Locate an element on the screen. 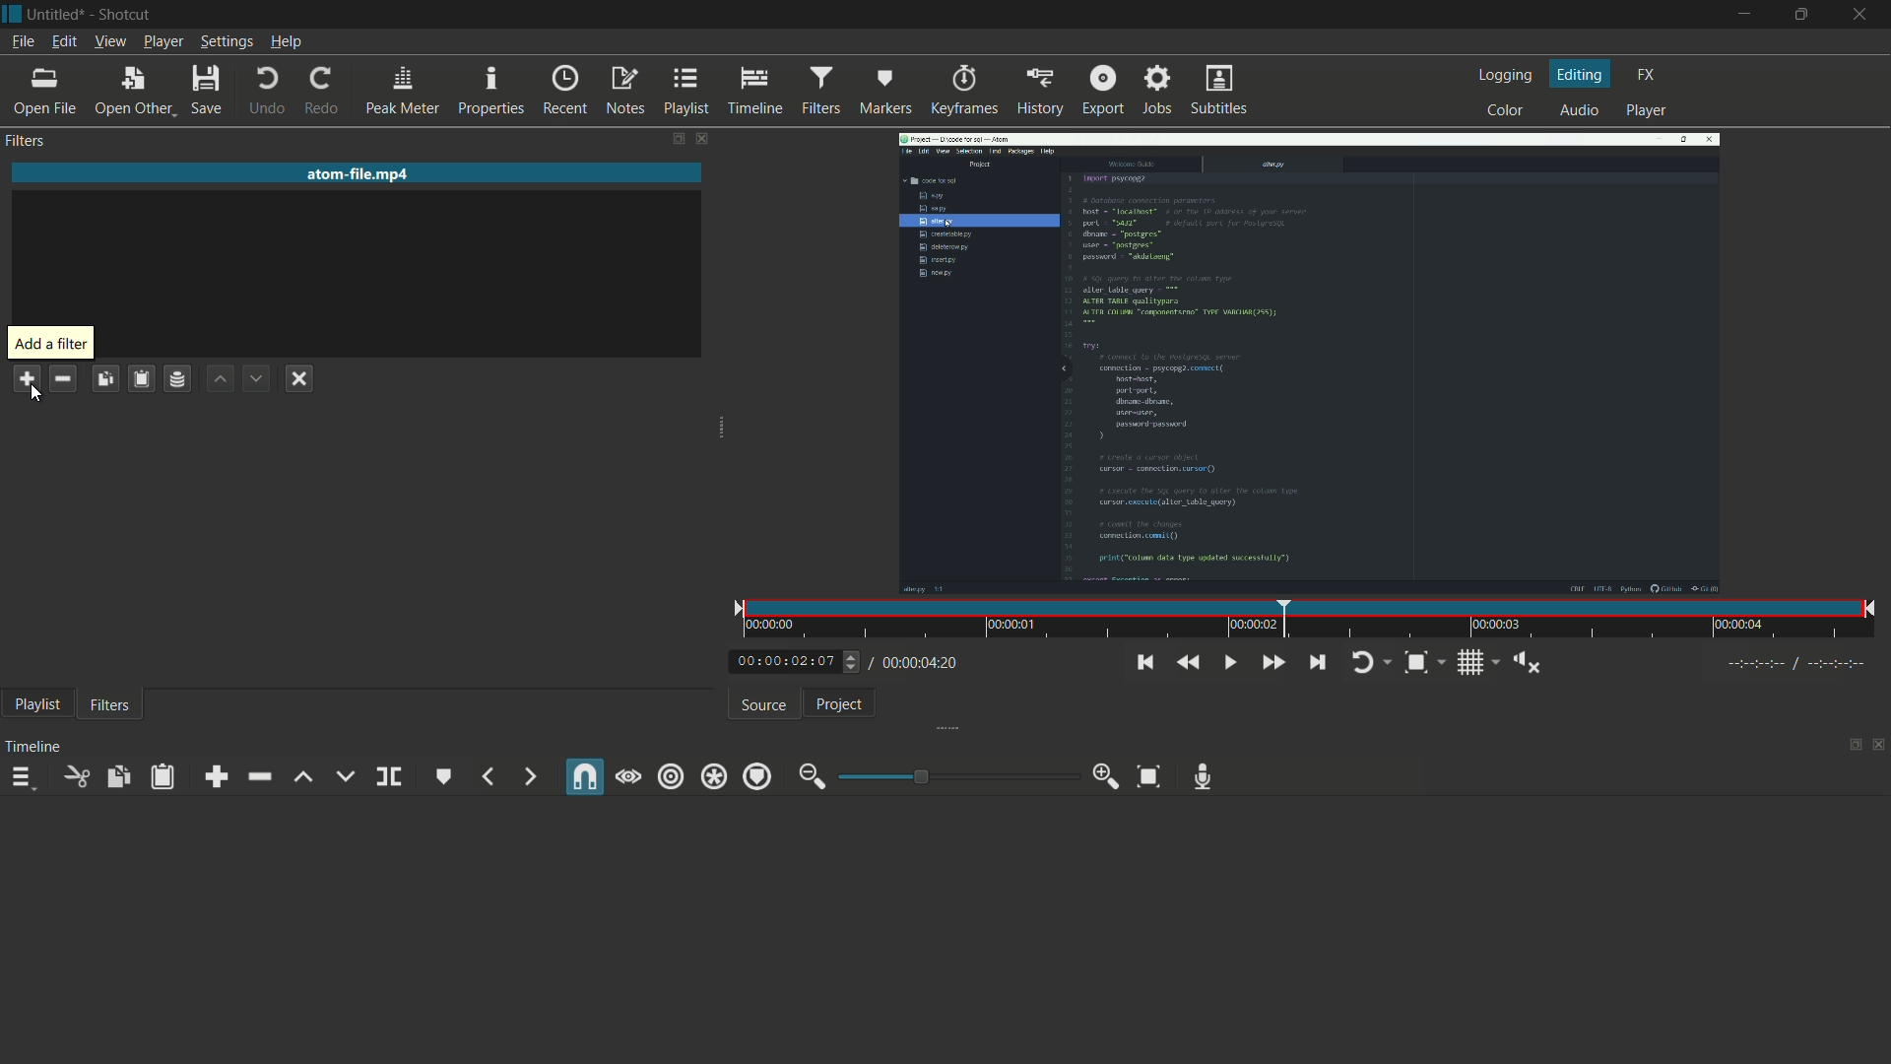 This screenshot has width=1891, height=1064. split at playhead is located at coordinates (389, 777).